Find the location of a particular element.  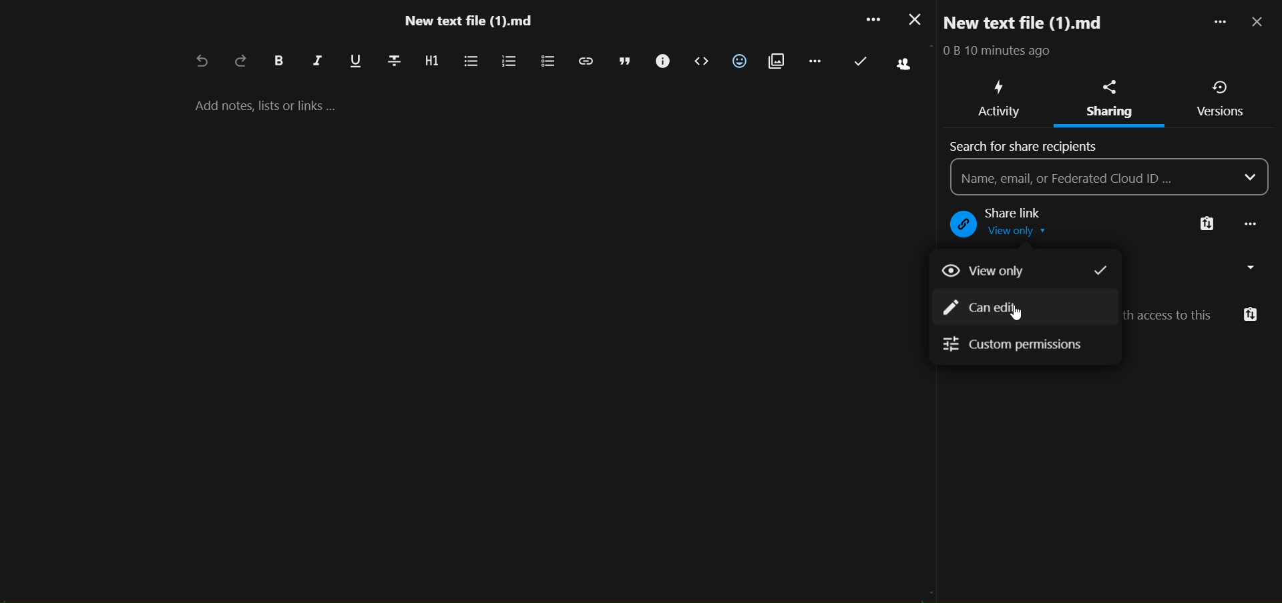

redo is located at coordinates (241, 62).